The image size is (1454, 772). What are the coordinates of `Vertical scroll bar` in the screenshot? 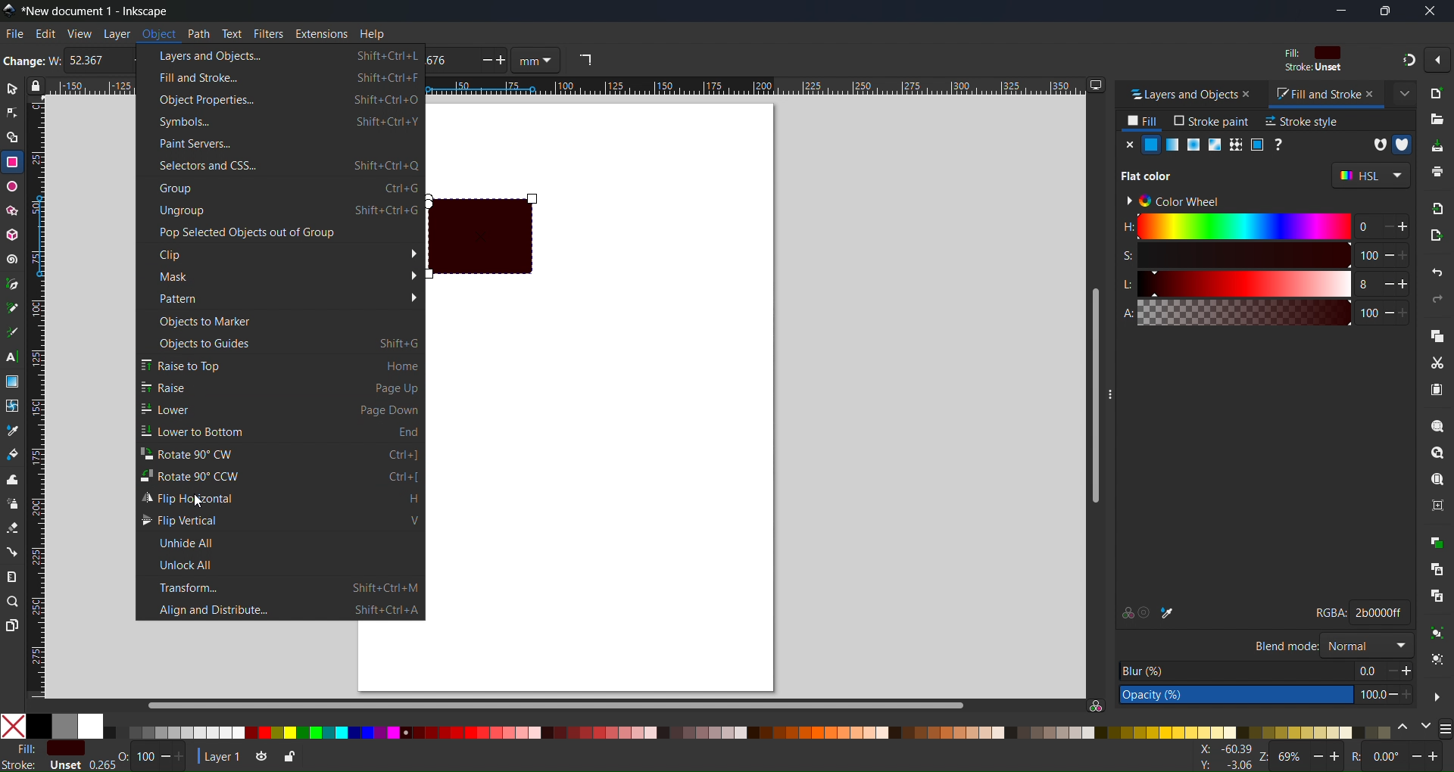 It's located at (1090, 396).